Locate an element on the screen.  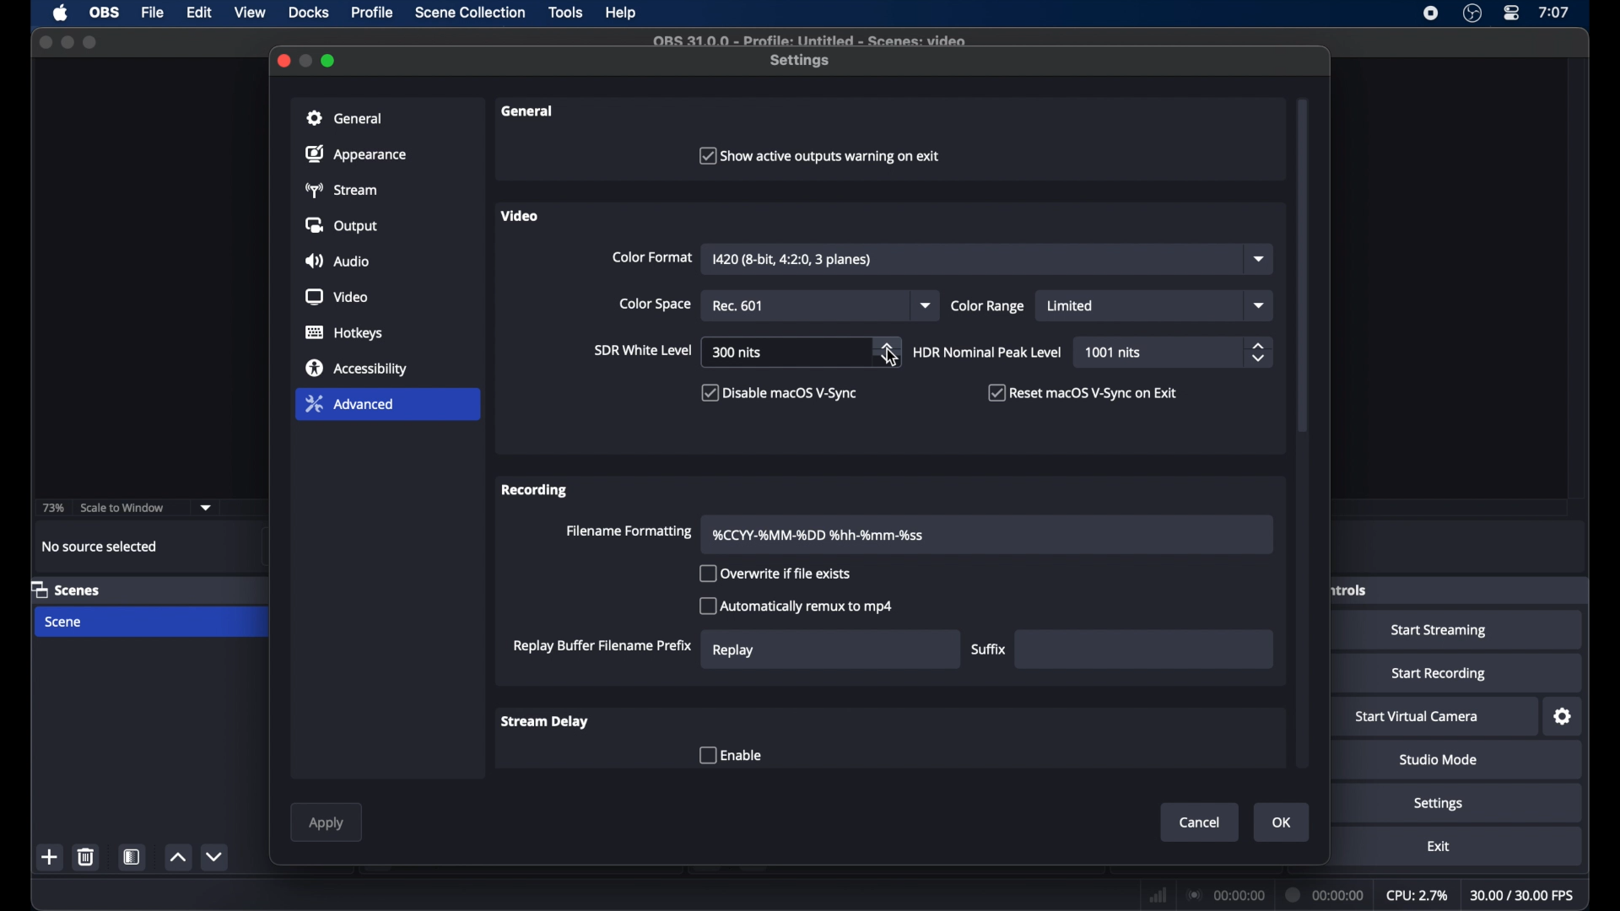
fps is located at coordinates (1523, 896).